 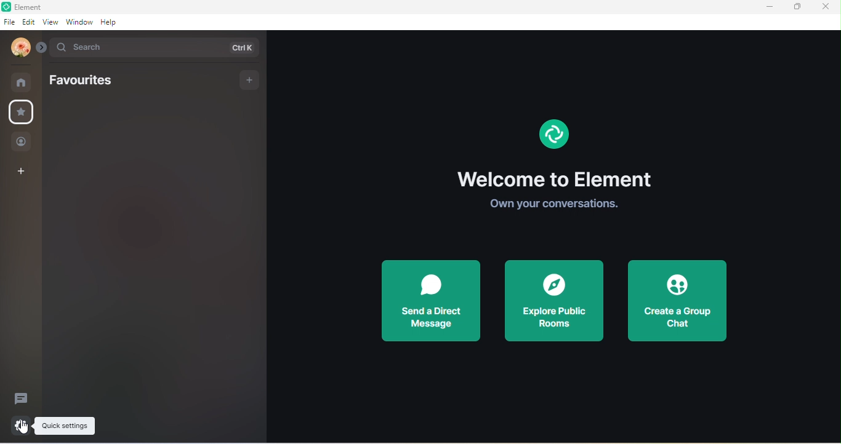 What do you see at coordinates (110, 23) in the screenshot?
I see `help` at bounding box center [110, 23].